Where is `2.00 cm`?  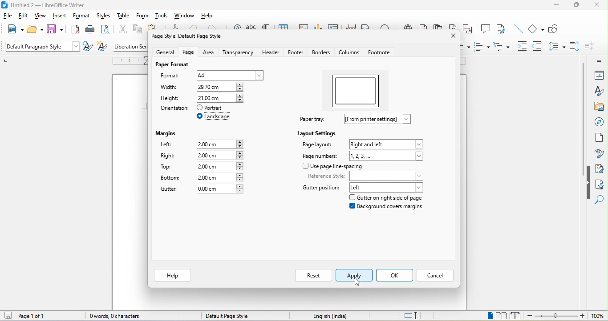 2.00 cm is located at coordinates (221, 144).